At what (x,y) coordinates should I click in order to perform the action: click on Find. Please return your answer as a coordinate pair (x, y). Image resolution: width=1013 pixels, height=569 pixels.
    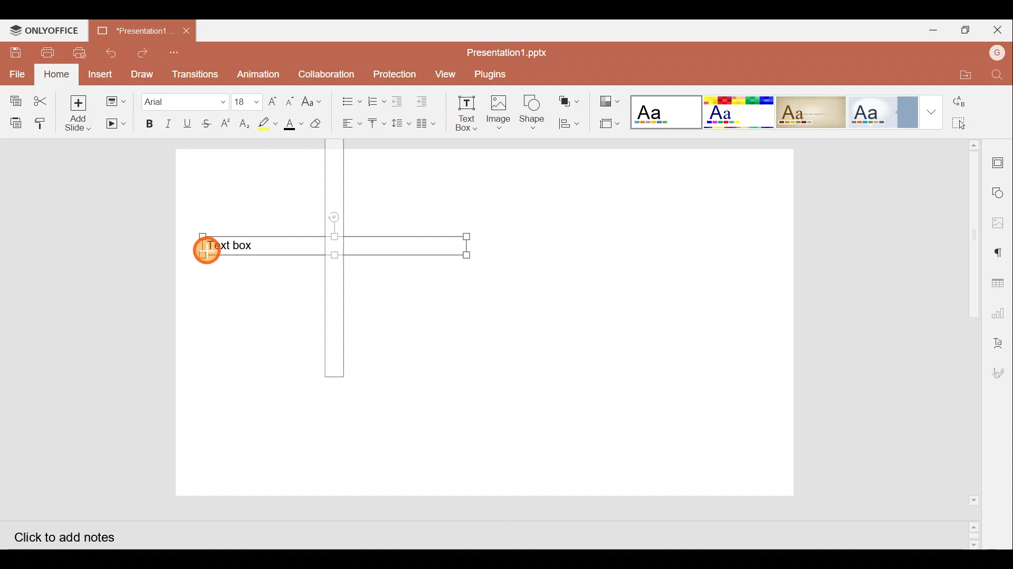
    Looking at the image, I should click on (997, 76).